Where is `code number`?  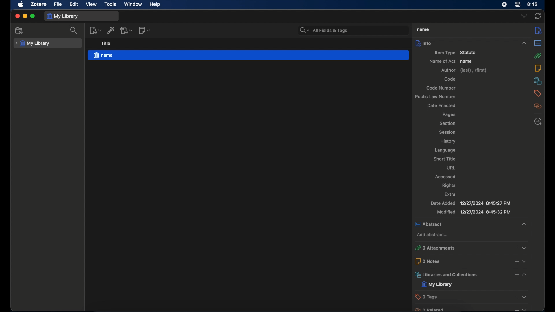 code number is located at coordinates (441, 88).